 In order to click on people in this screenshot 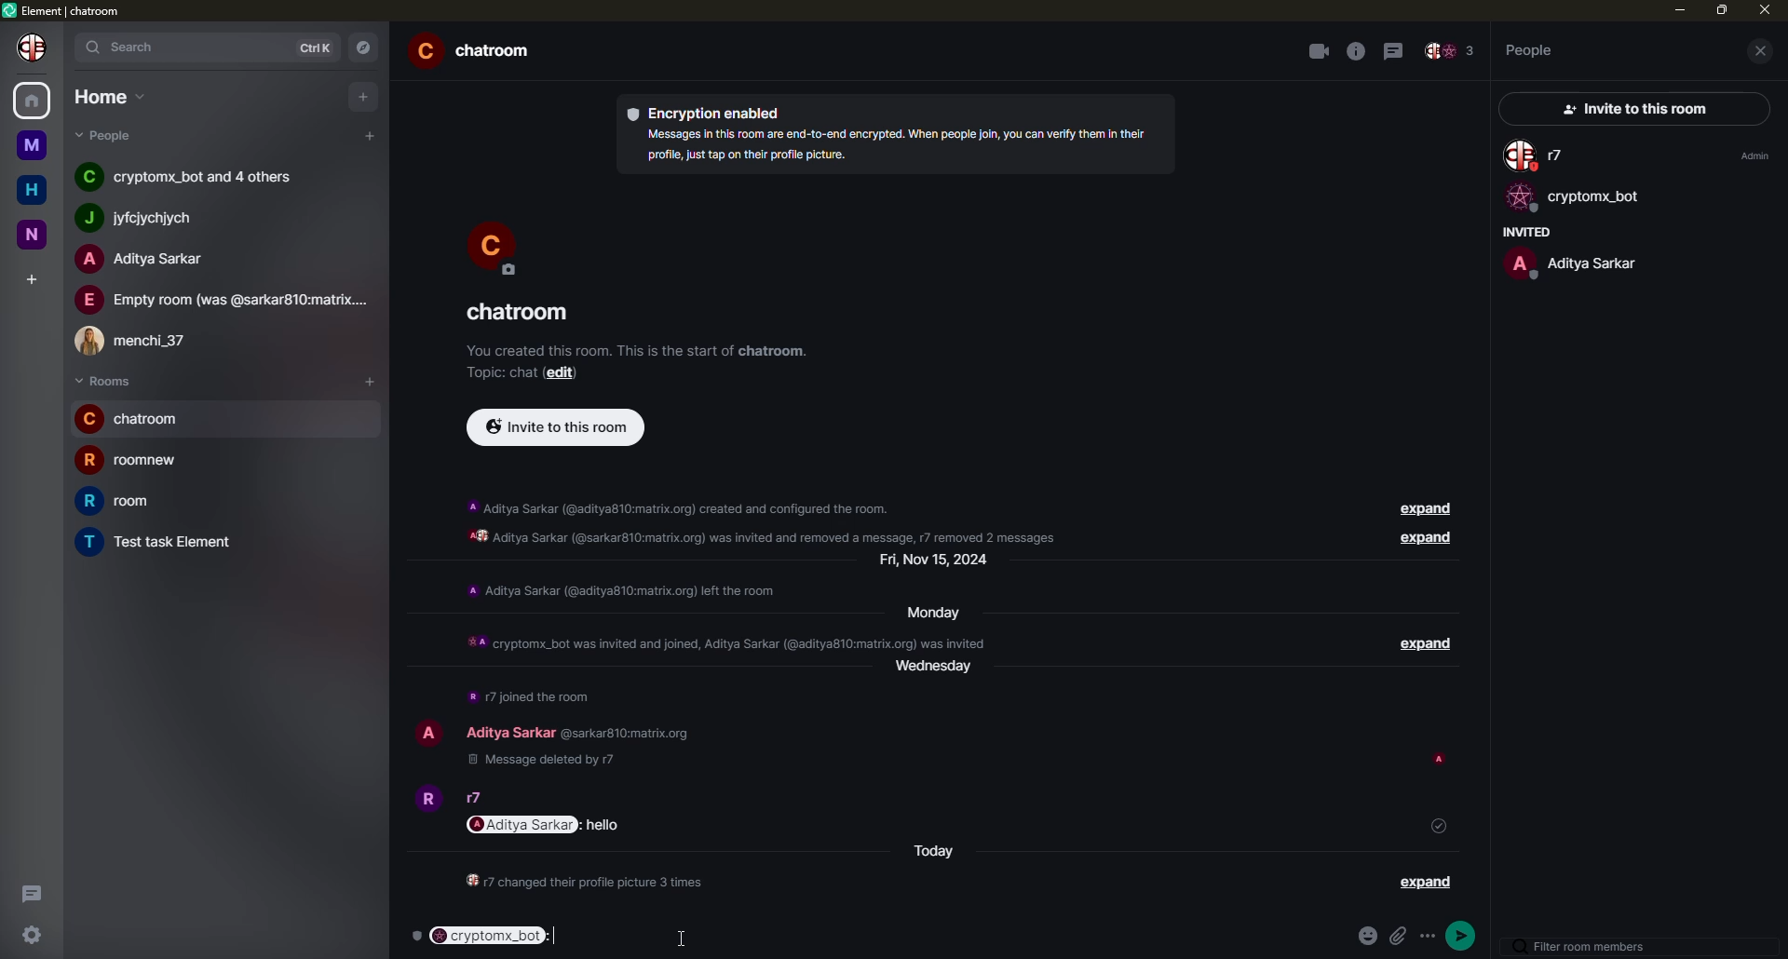, I will do `click(1531, 49)`.